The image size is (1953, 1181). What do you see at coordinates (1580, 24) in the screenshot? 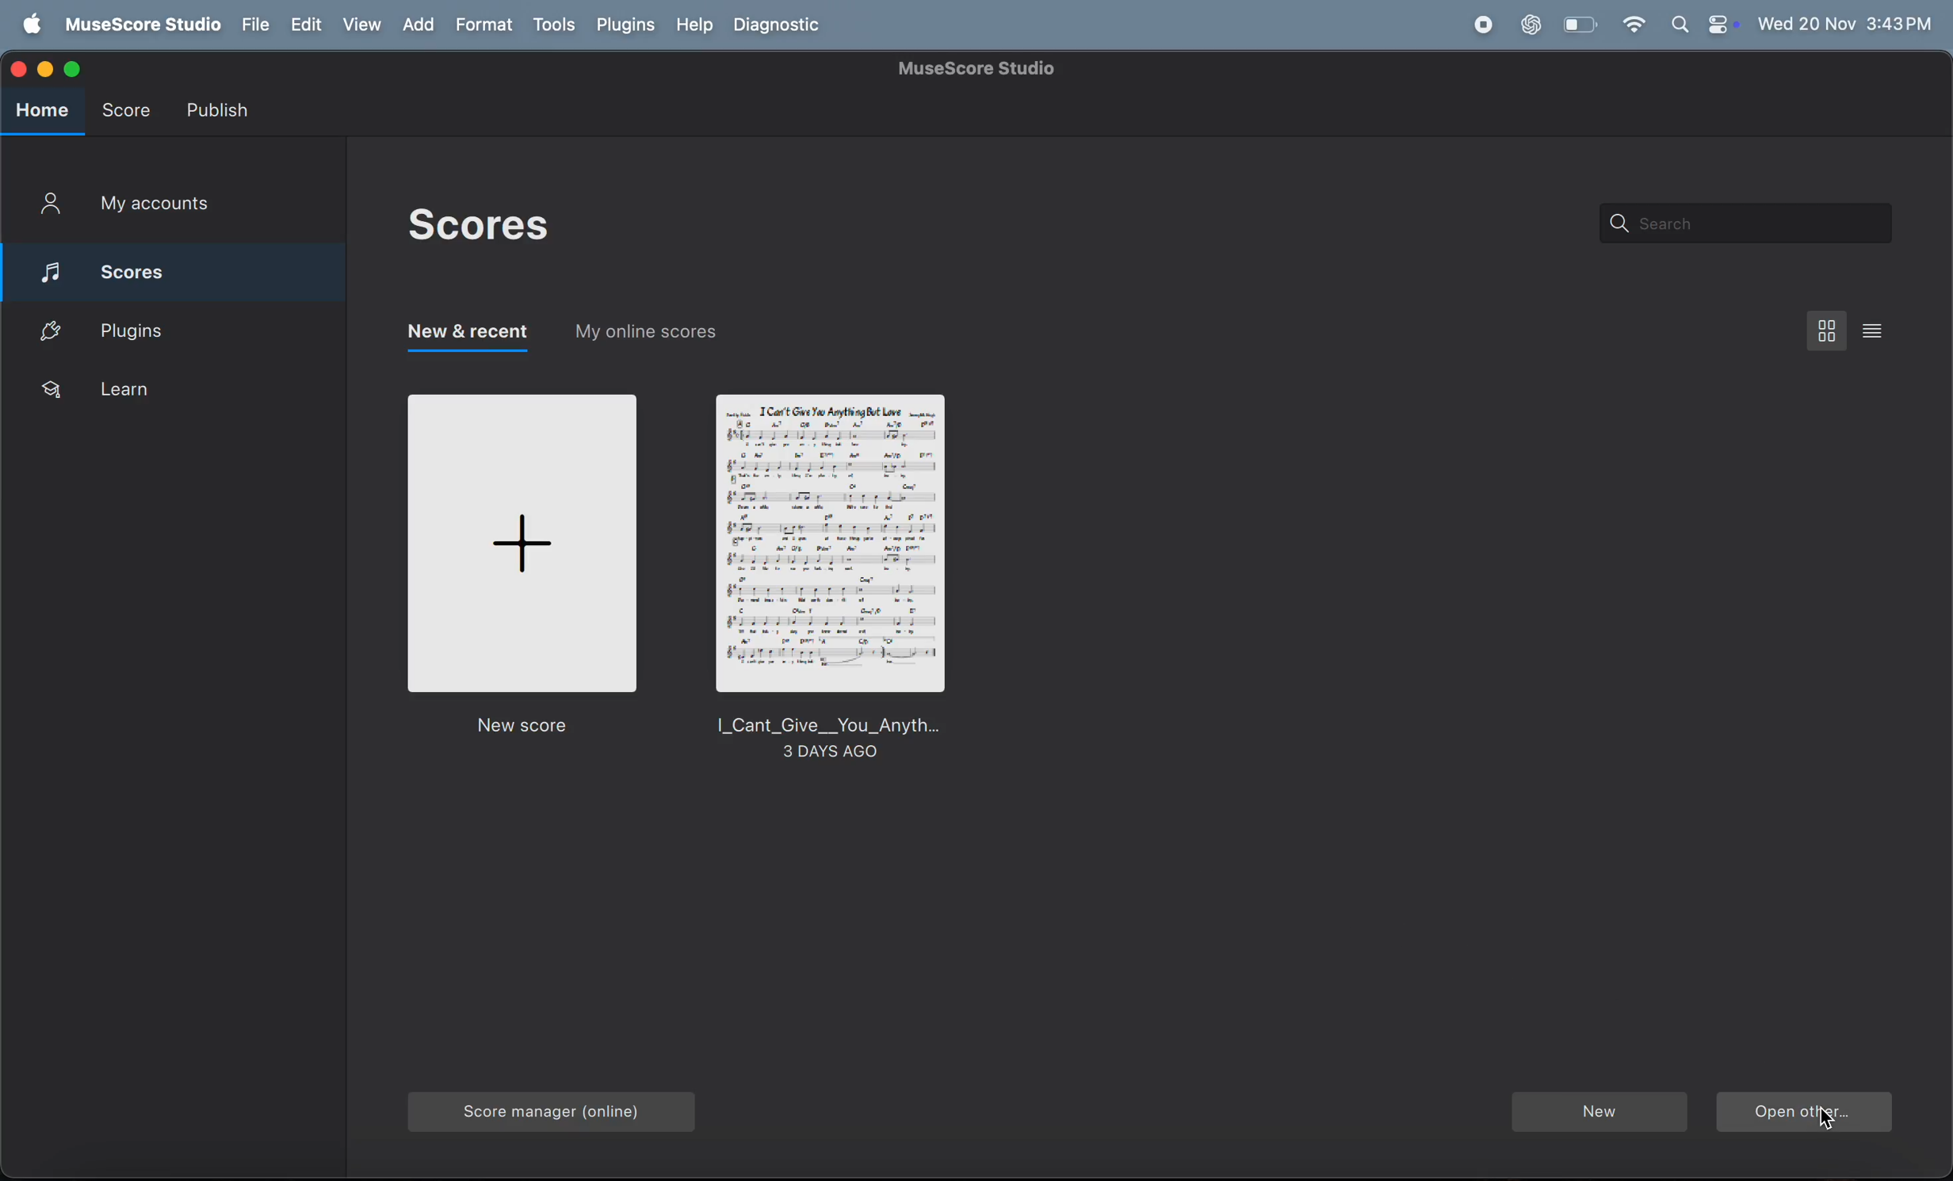
I see `battery` at bounding box center [1580, 24].